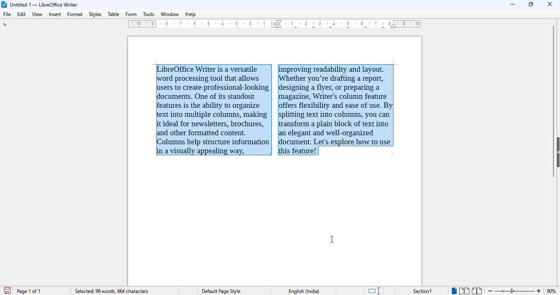 The height and width of the screenshot is (295, 560). What do you see at coordinates (515, 291) in the screenshot?
I see `Change zoom level` at bounding box center [515, 291].